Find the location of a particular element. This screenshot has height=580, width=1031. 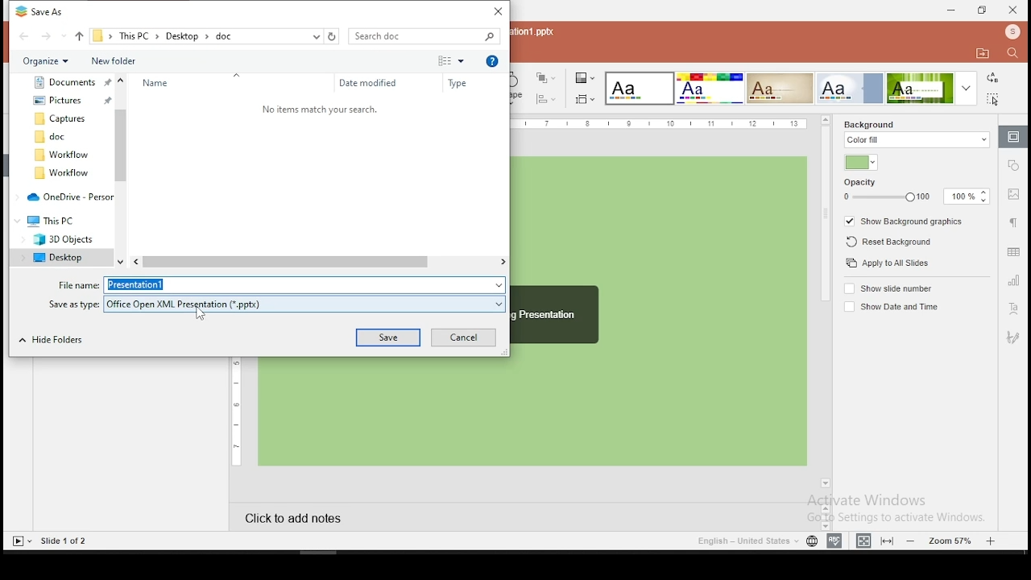

Signature settings is located at coordinates (1013, 338).